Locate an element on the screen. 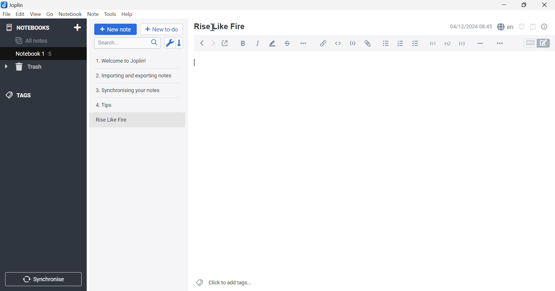 The width and height of the screenshot is (555, 291). Drop Down is located at coordinates (6, 67).